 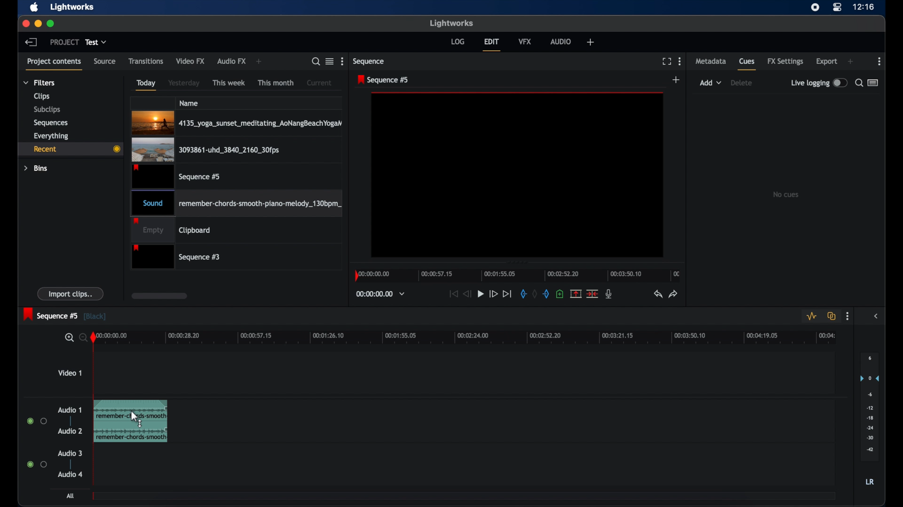 What do you see at coordinates (171, 230) in the screenshot?
I see `clipboard` at bounding box center [171, 230].